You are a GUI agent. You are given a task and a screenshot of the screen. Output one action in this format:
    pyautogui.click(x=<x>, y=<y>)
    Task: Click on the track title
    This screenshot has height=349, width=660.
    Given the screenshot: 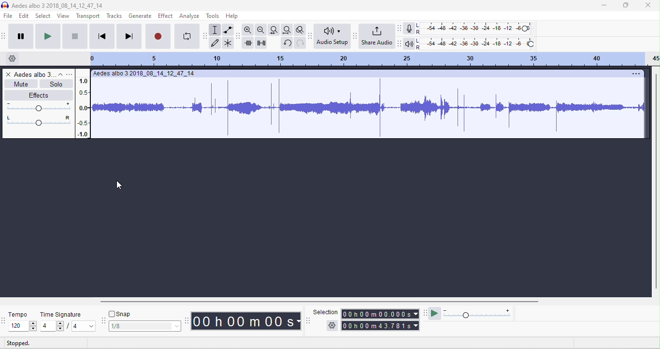 What is the action you would take?
    pyautogui.click(x=145, y=74)
    